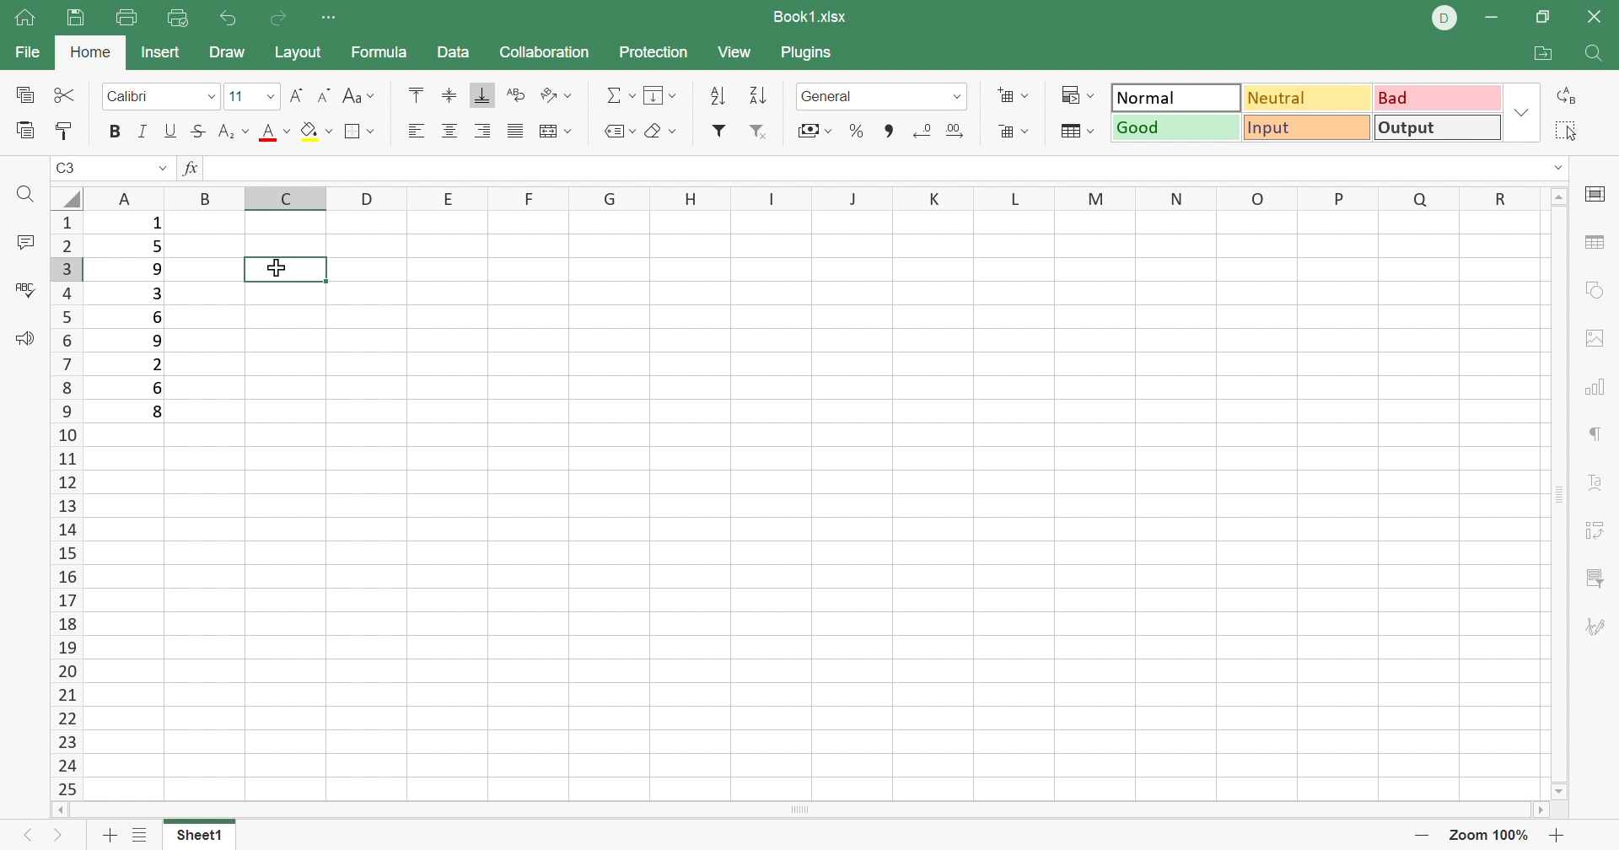  What do you see at coordinates (301, 52) in the screenshot?
I see `Layout` at bounding box center [301, 52].